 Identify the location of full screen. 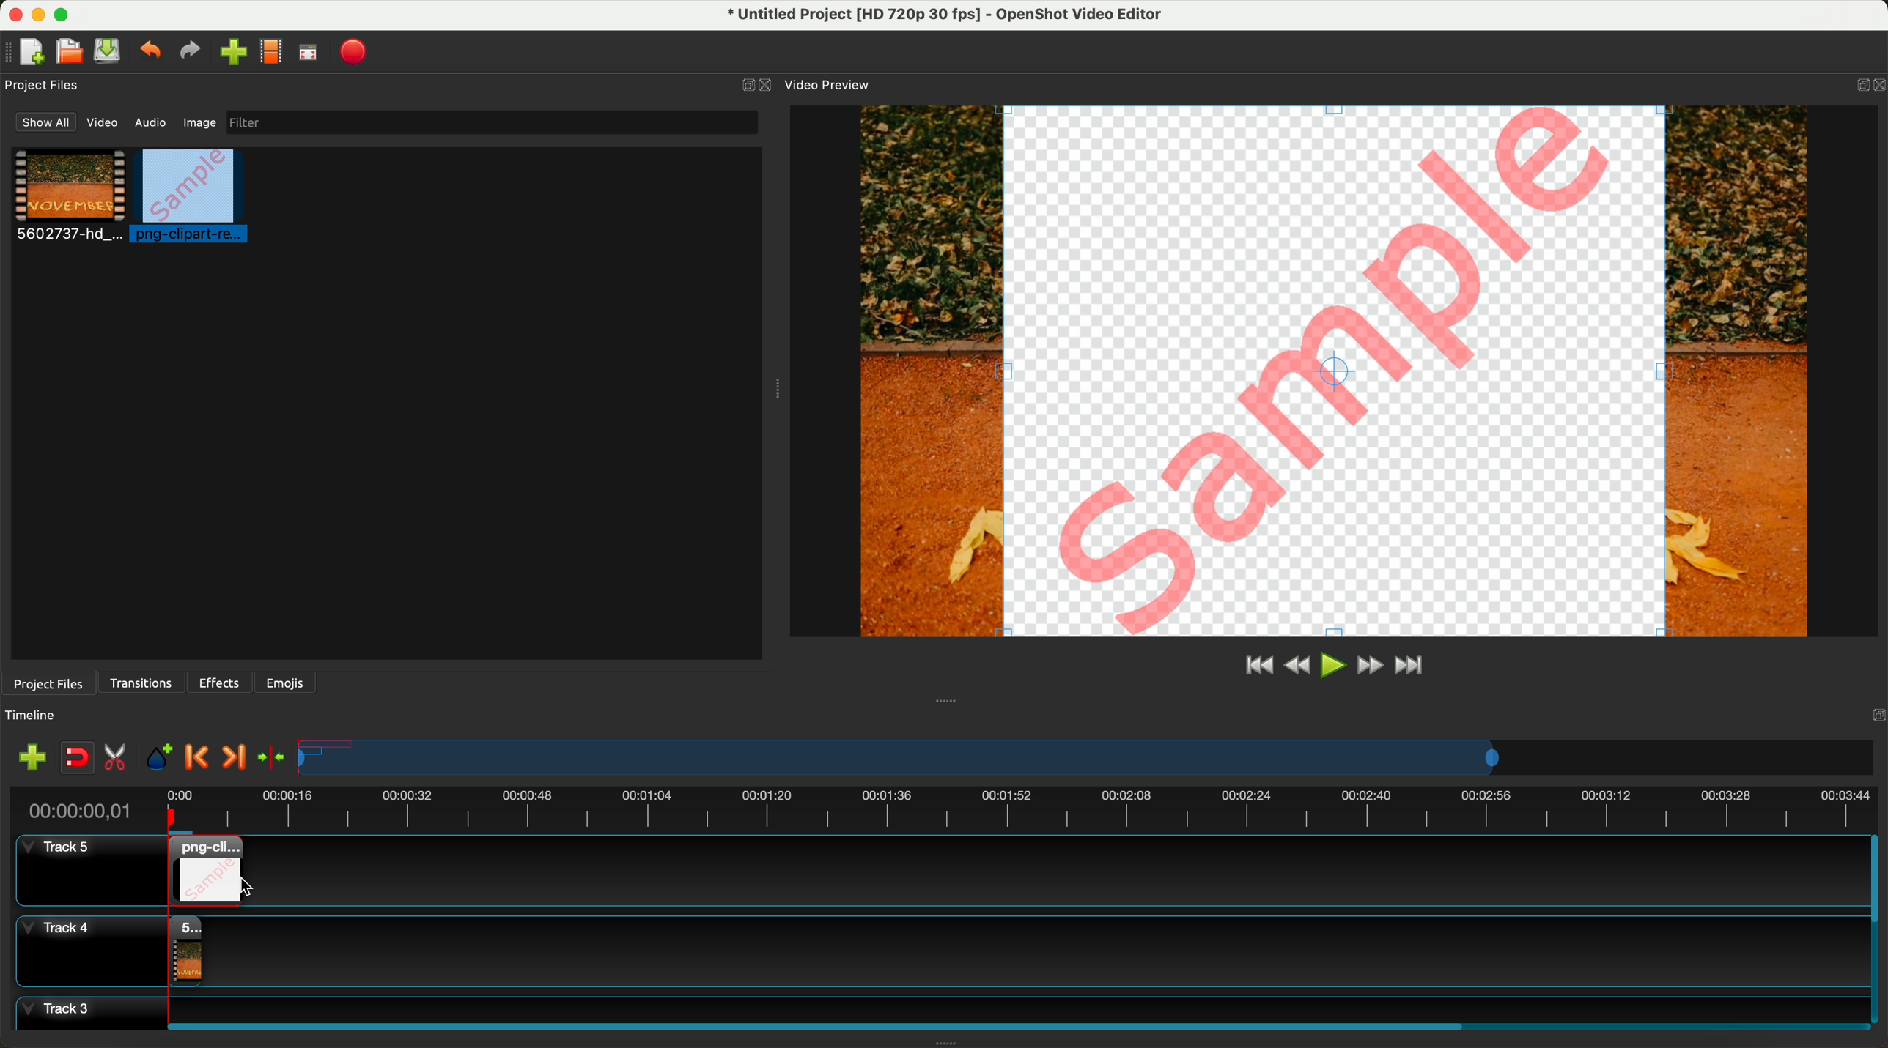
(309, 56).